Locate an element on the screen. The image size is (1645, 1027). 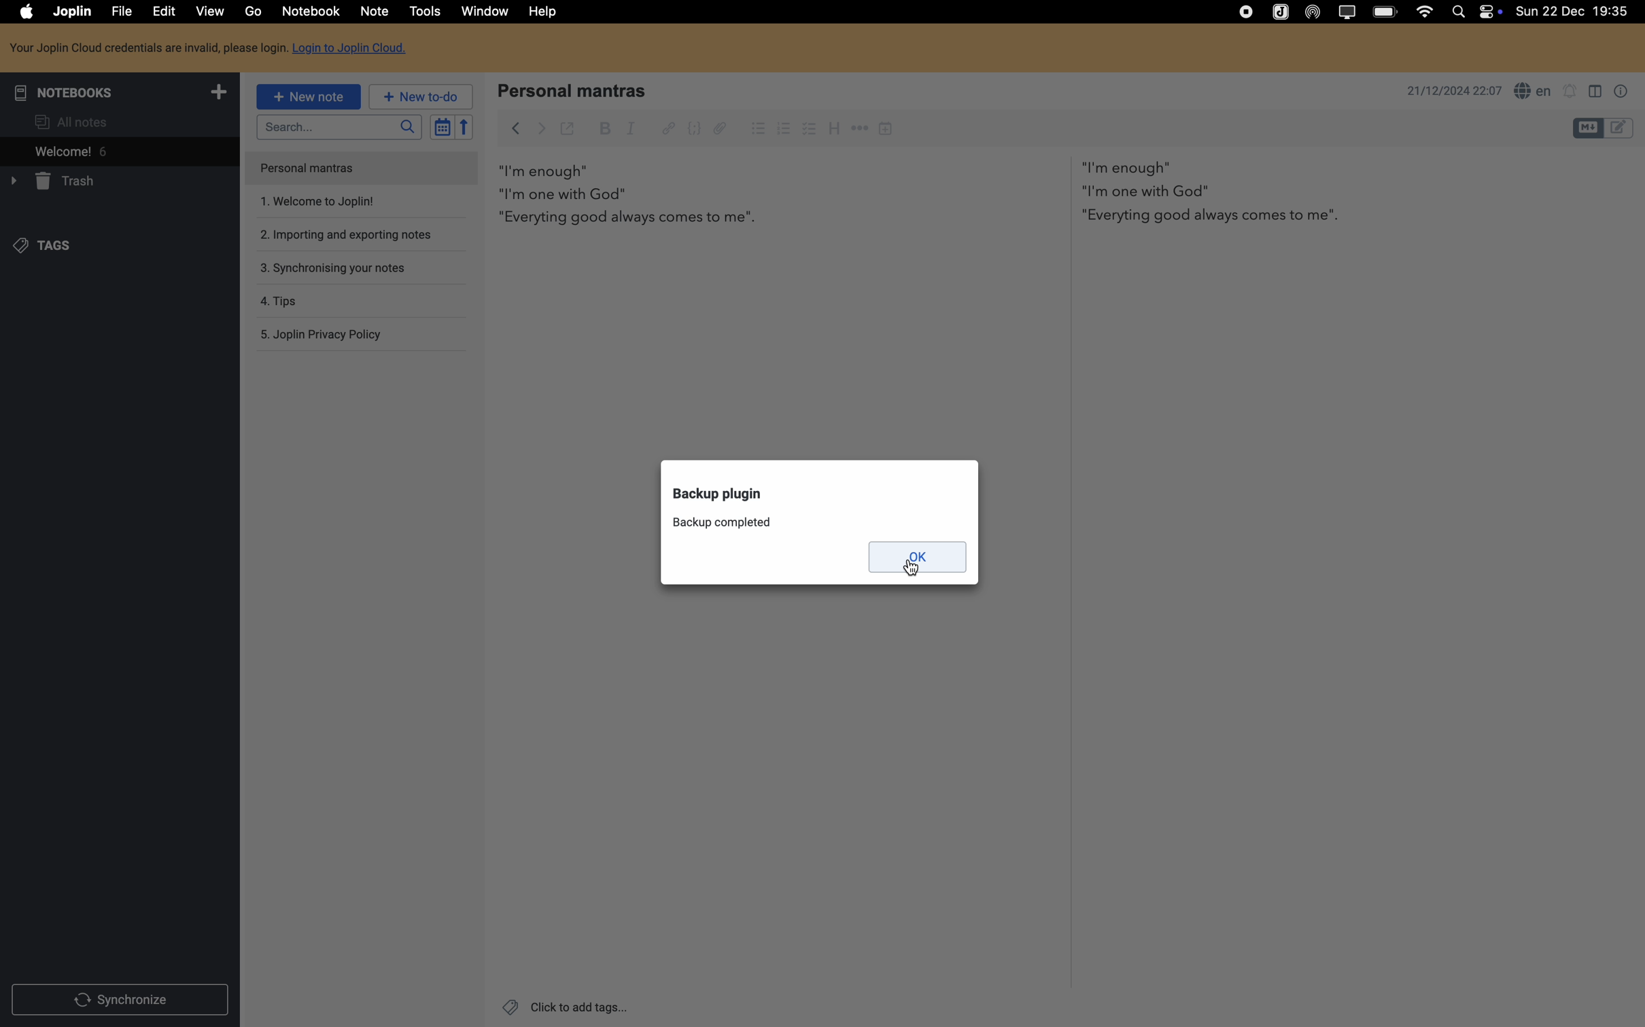
synchronising your notes is located at coordinates (329, 267).